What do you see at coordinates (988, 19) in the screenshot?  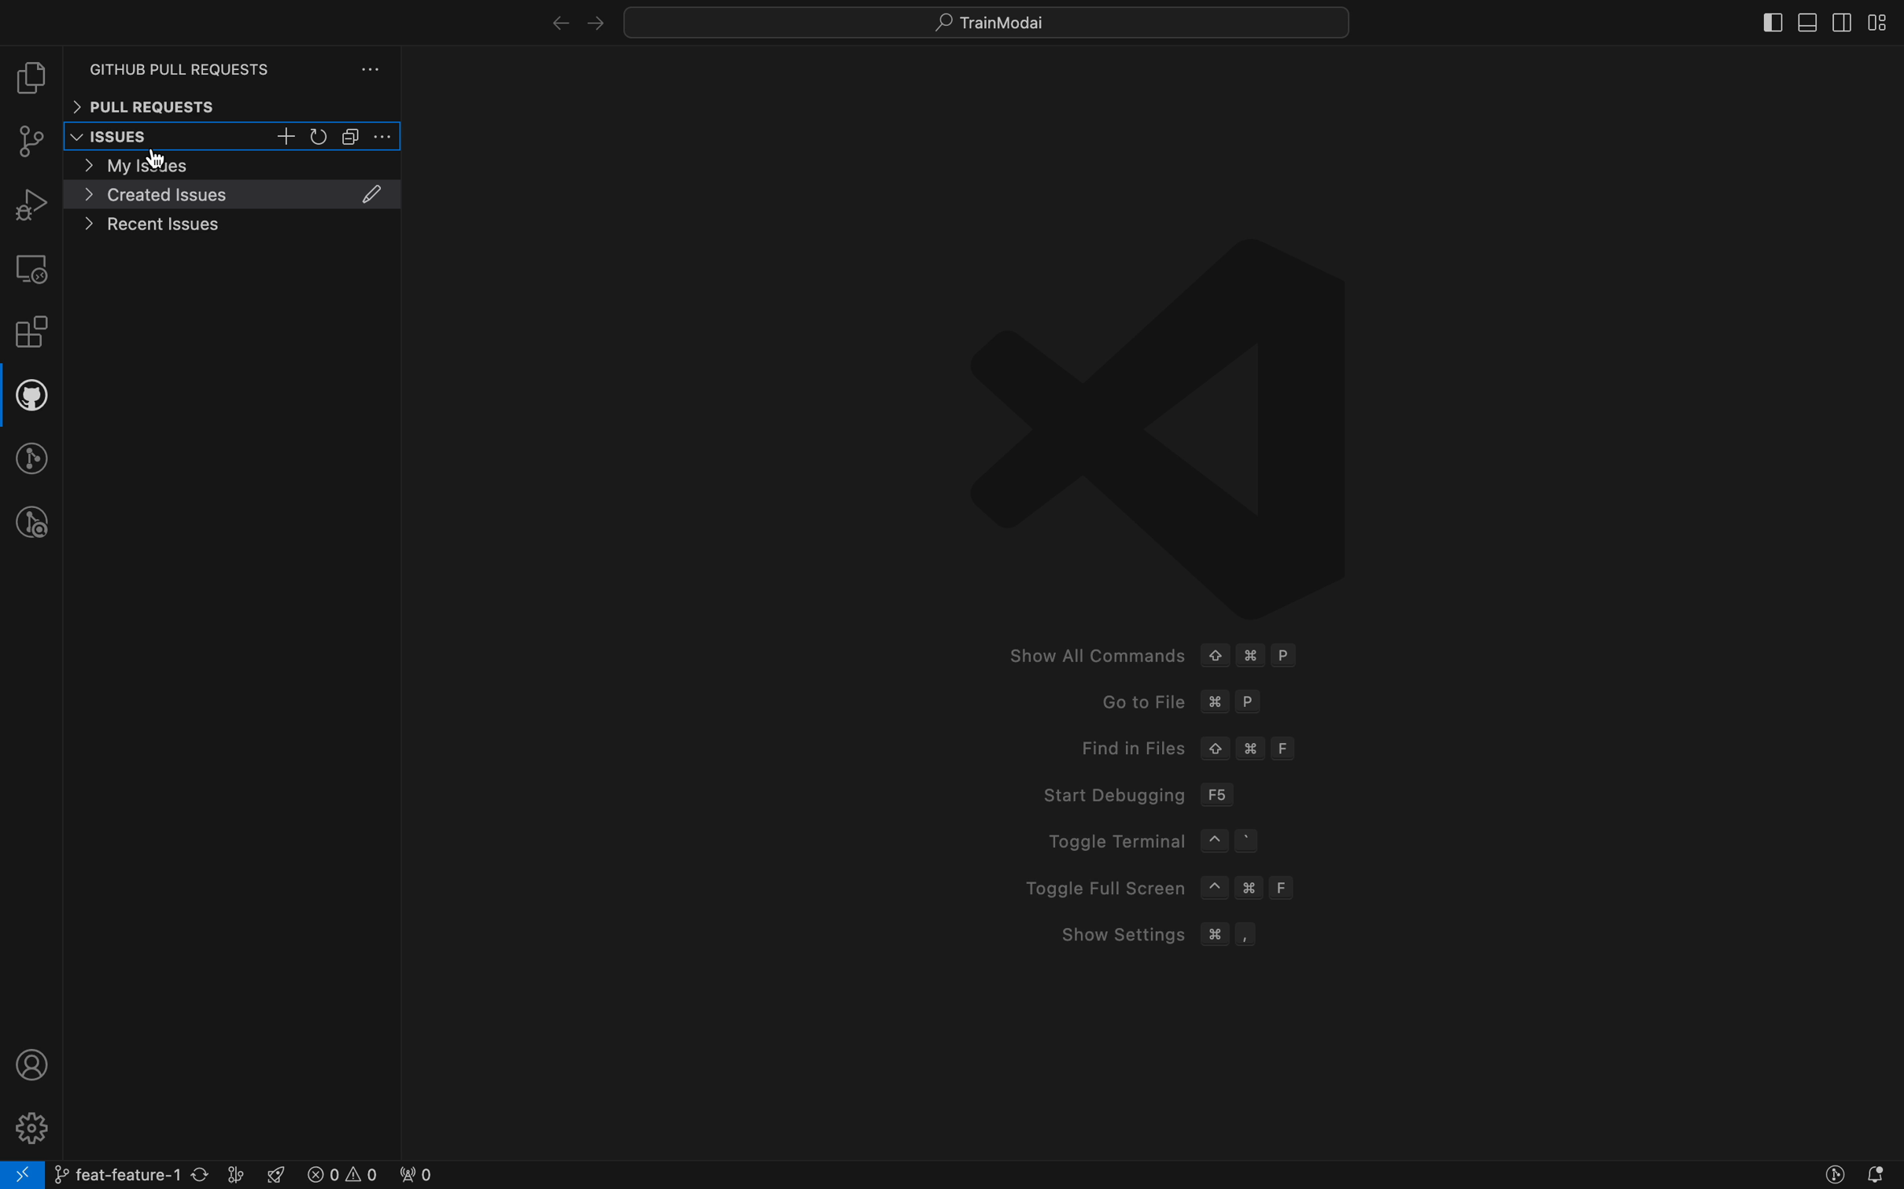 I see `quick menu` at bounding box center [988, 19].